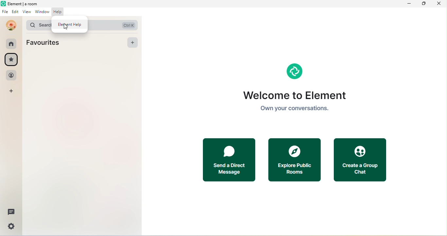  What do you see at coordinates (128, 25) in the screenshot?
I see `CTRL K` at bounding box center [128, 25].